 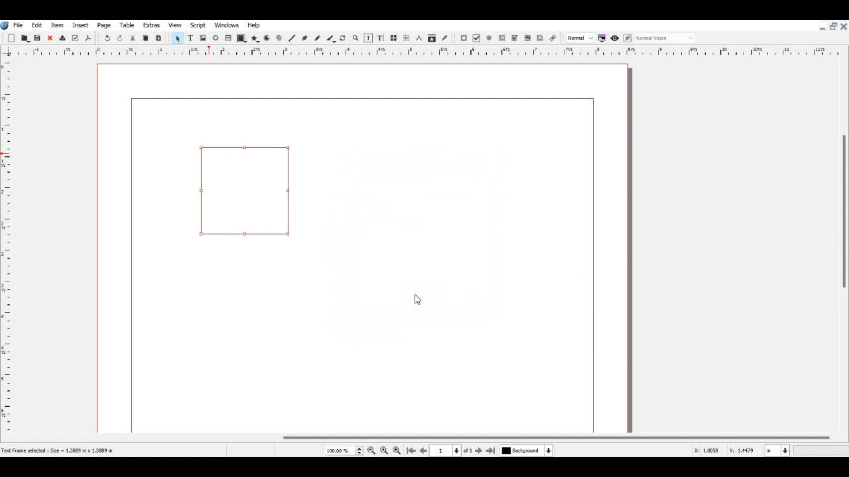 What do you see at coordinates (50, 38) in the screenshot?
I see `Close` at bounding box center [50, 38].